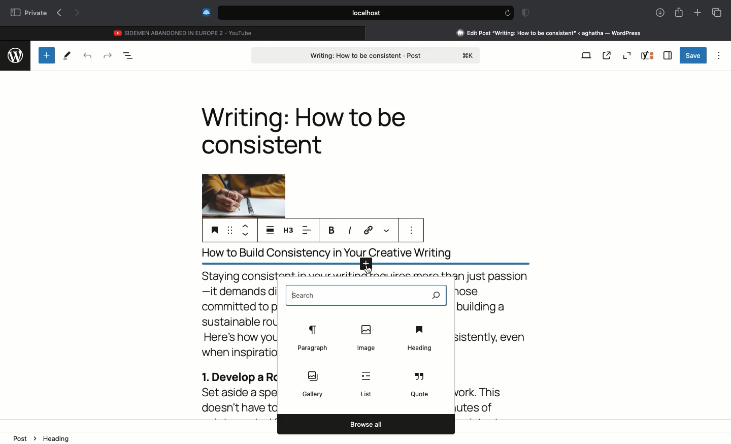  What do you see at coordinates (87, 55) in the screenshot?
I see `Undo` at bounding box center [87, 55].